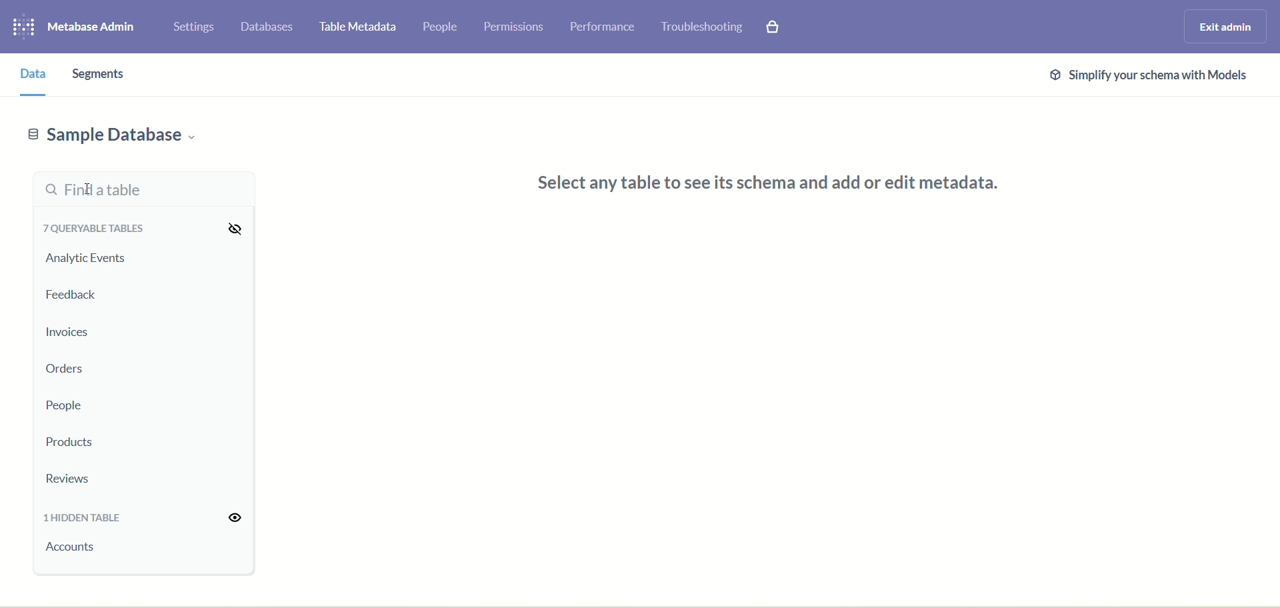 This screenshot has width=1280, height=608. I want to click on analytic events, so click(83, 257).